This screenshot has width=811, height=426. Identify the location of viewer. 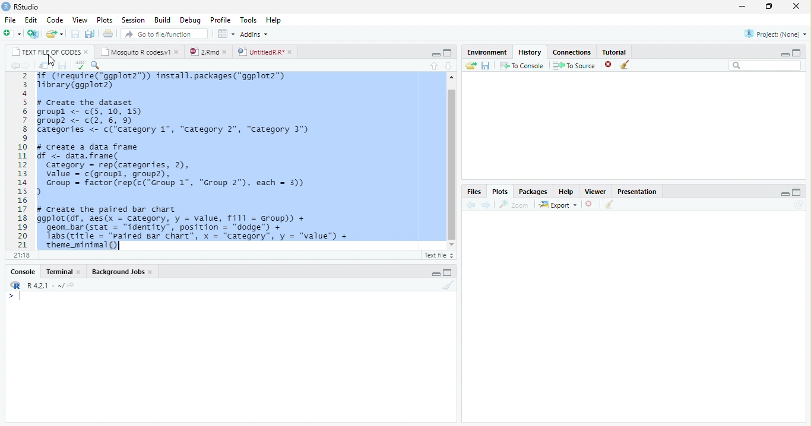
(595, 191).